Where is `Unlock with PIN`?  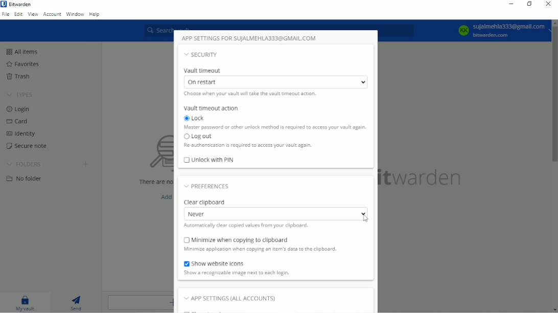 Unlock with PIN is located at coordinates (210, 161).